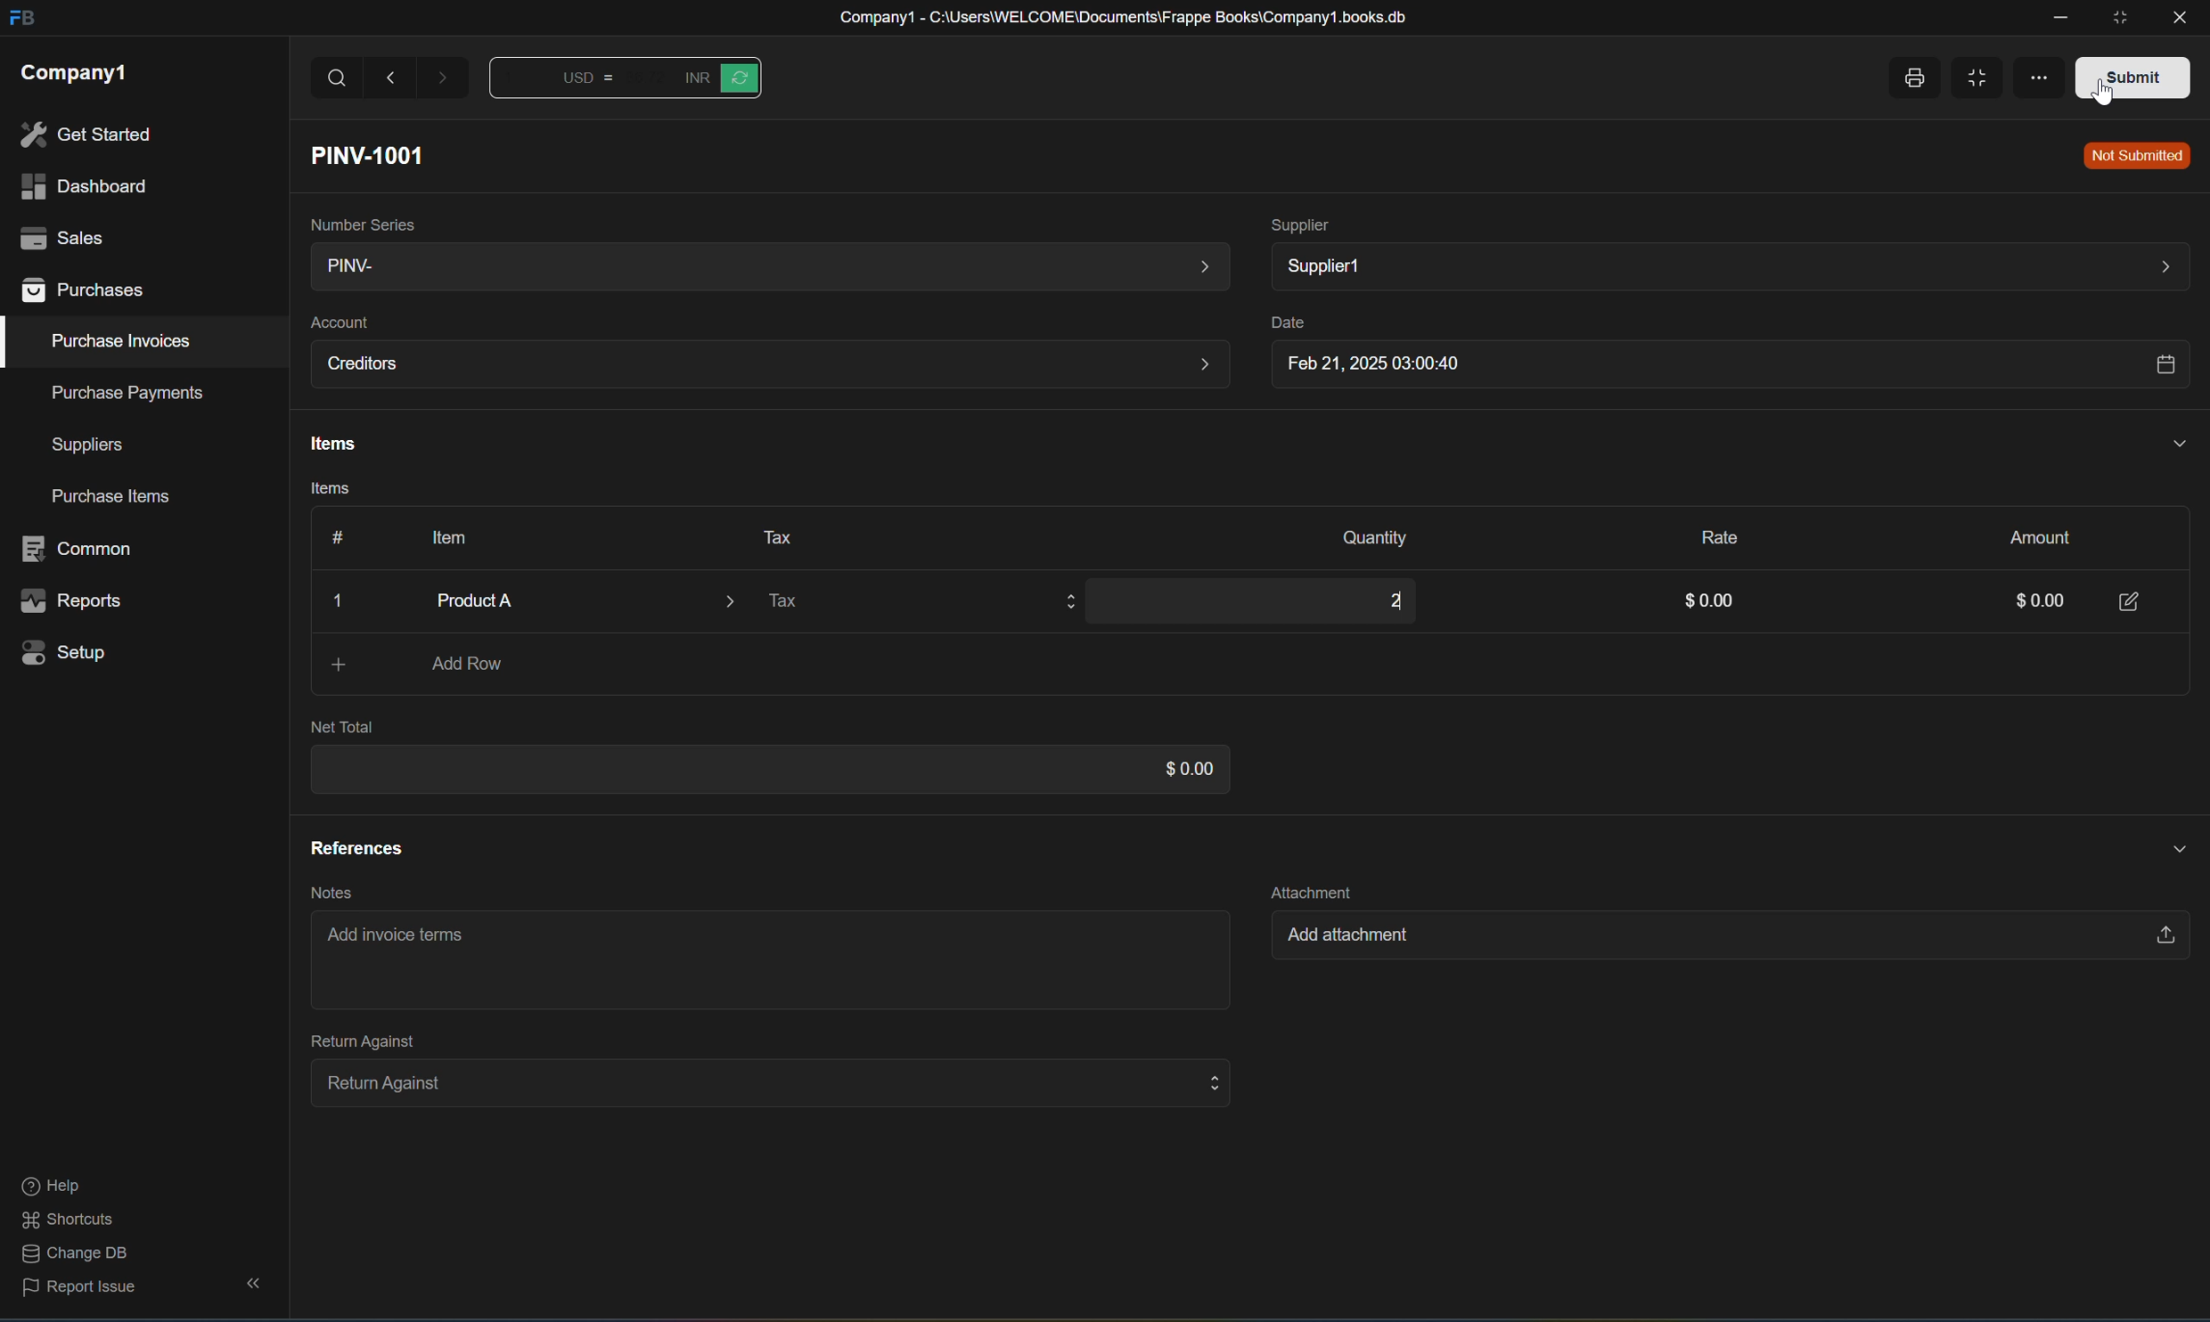 The image size is (2210, 1322). I want to click on Quantity, so click(1365, 539).